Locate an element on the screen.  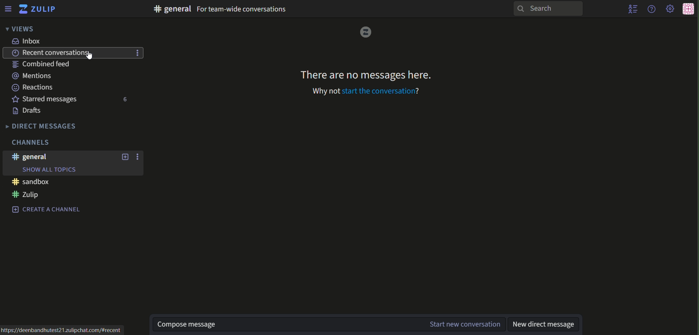
logo and title is located at coordinates (38, 9).